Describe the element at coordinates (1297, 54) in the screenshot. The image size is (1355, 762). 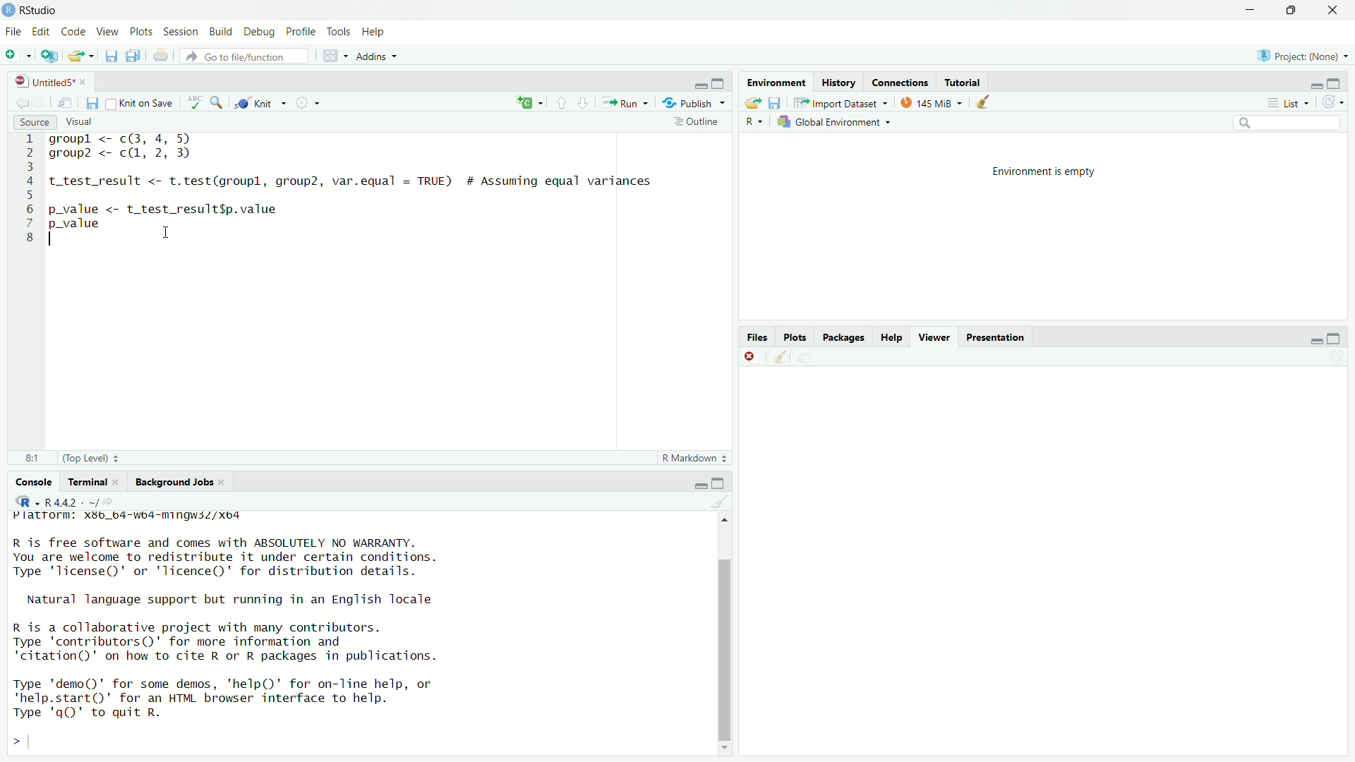
I see `RB) Project: (None) ` at that location.